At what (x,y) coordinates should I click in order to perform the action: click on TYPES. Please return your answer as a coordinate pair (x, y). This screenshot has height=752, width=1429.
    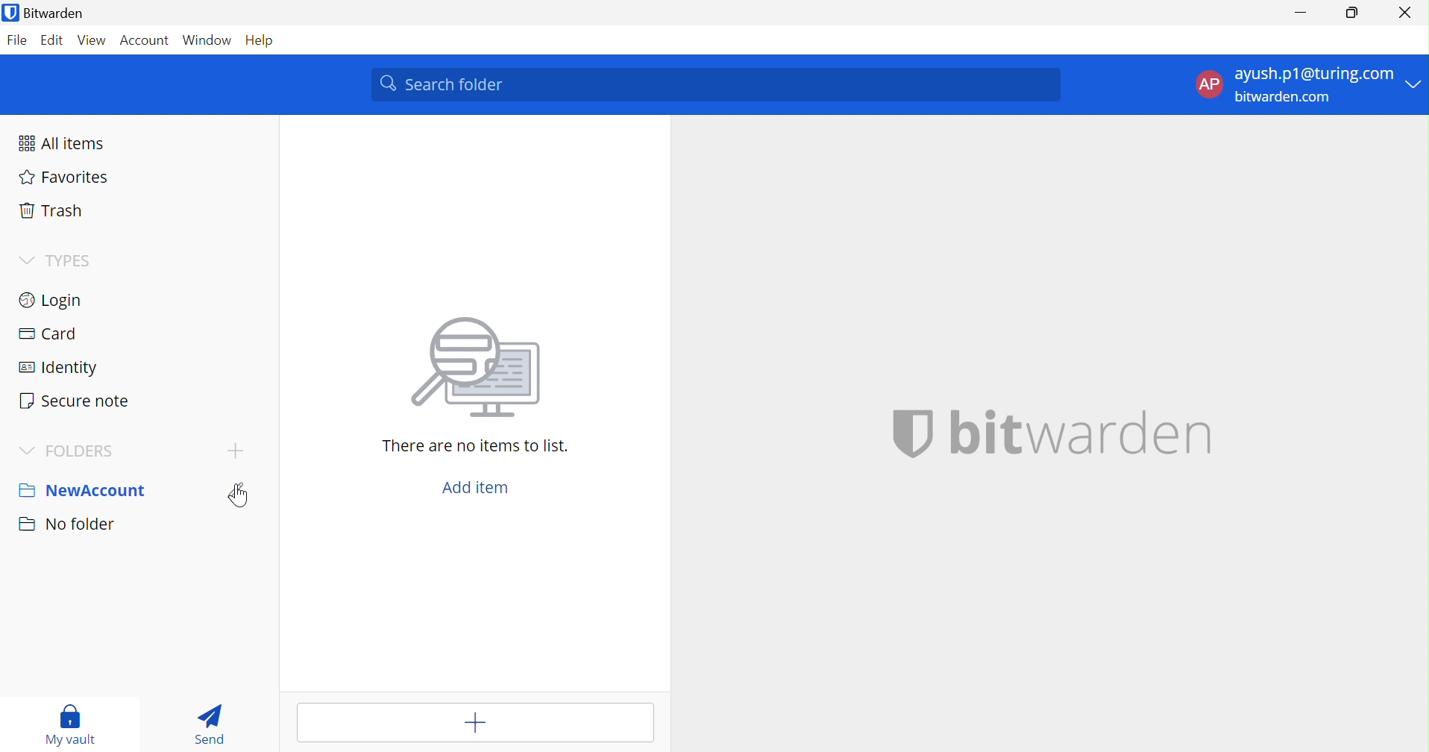
    Looking at the image, I should click on (70, 259).